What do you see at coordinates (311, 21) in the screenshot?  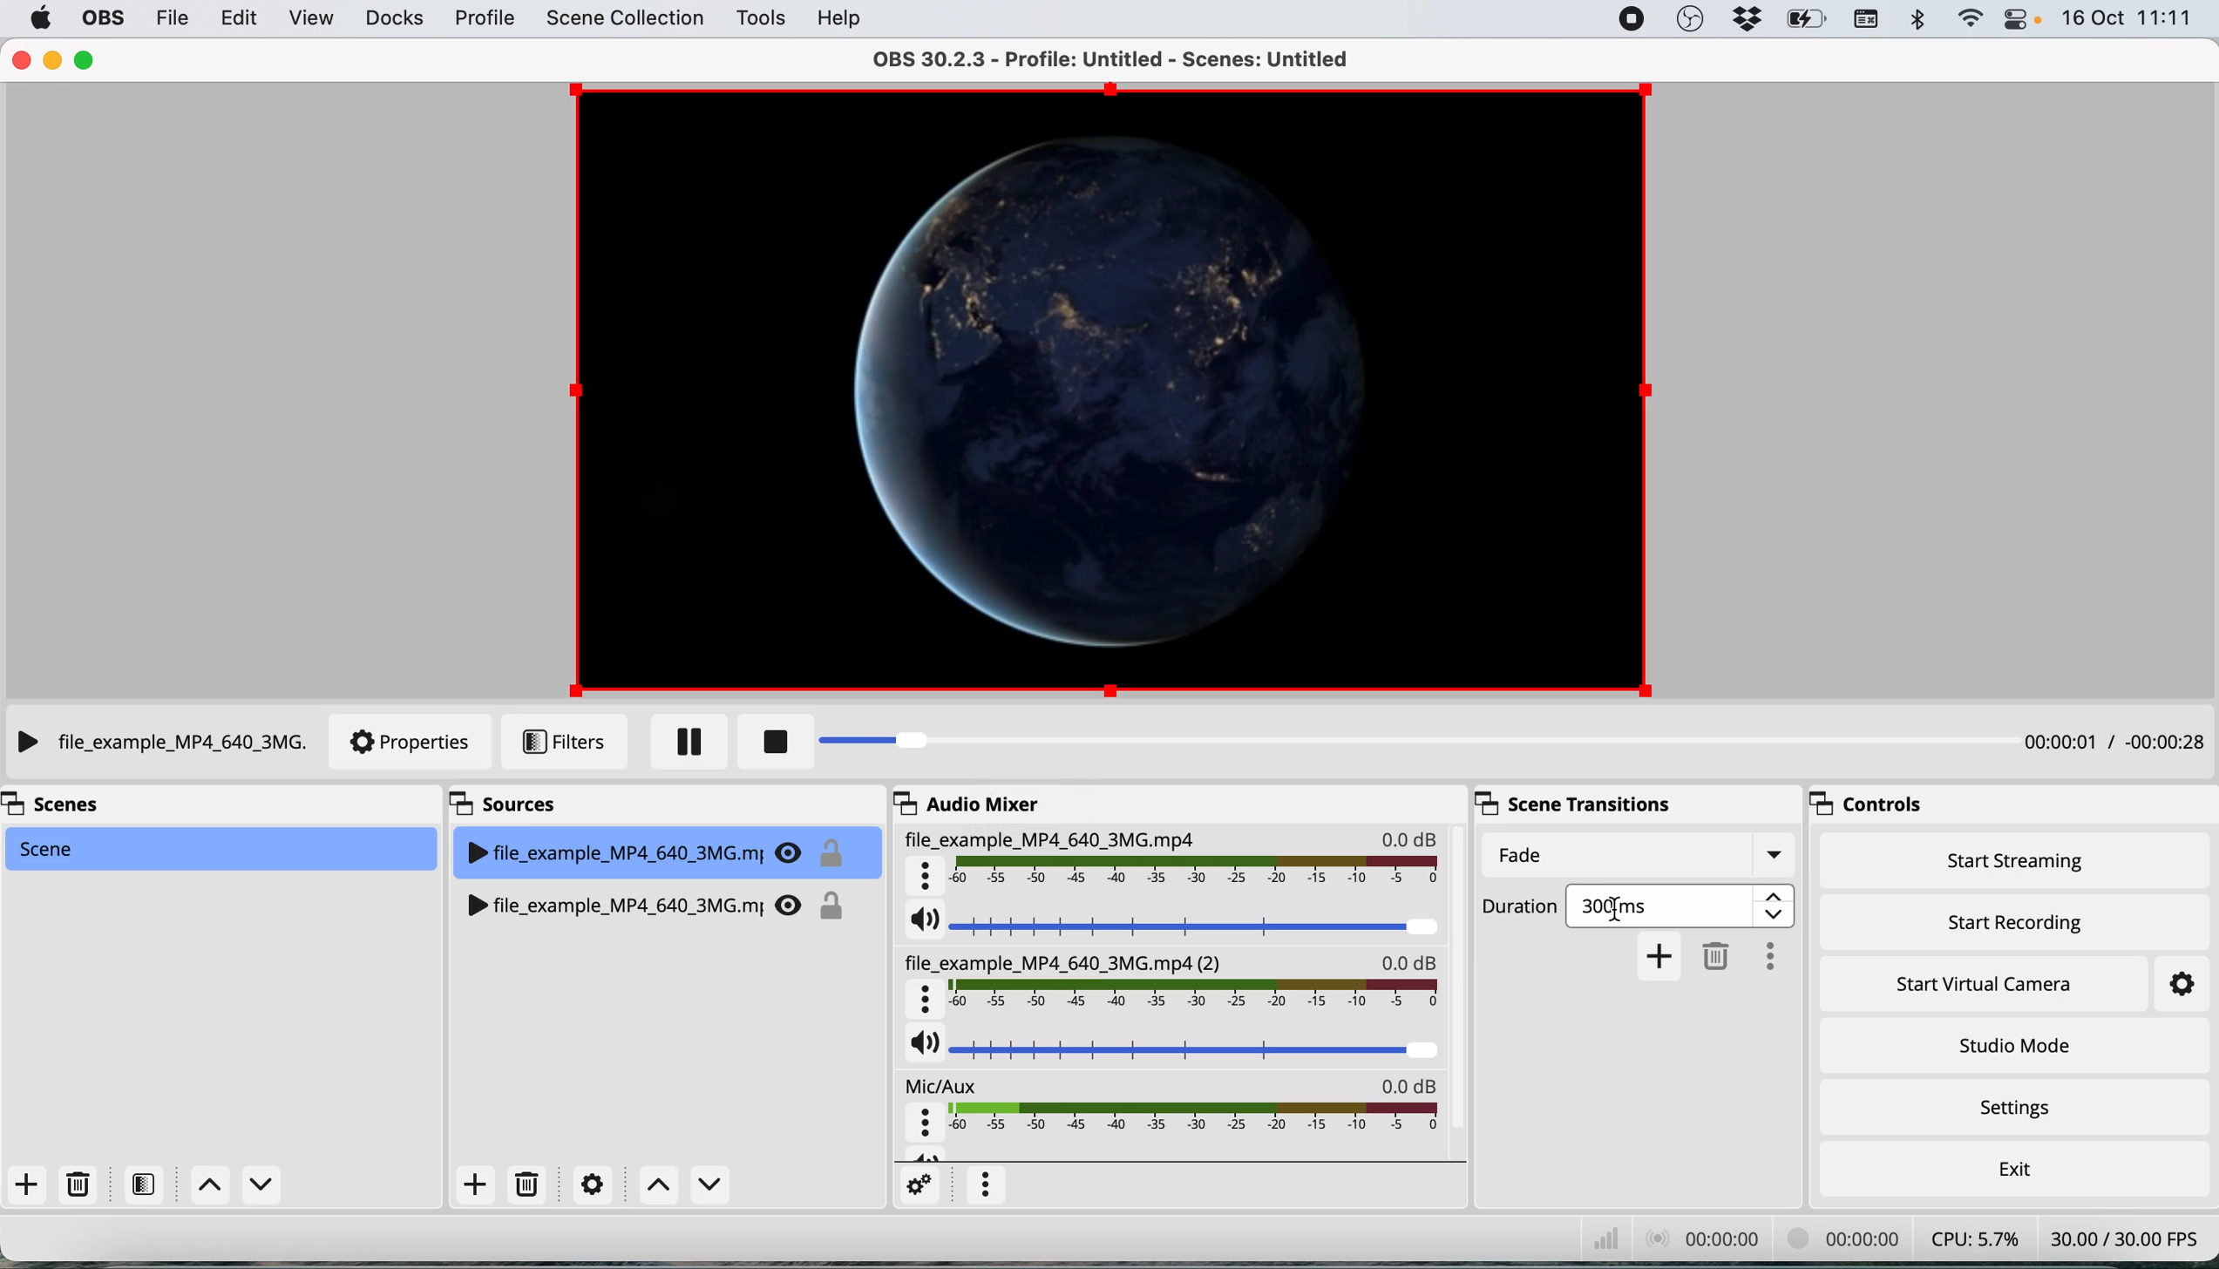 I see `view` at bounding box center [311, 21].